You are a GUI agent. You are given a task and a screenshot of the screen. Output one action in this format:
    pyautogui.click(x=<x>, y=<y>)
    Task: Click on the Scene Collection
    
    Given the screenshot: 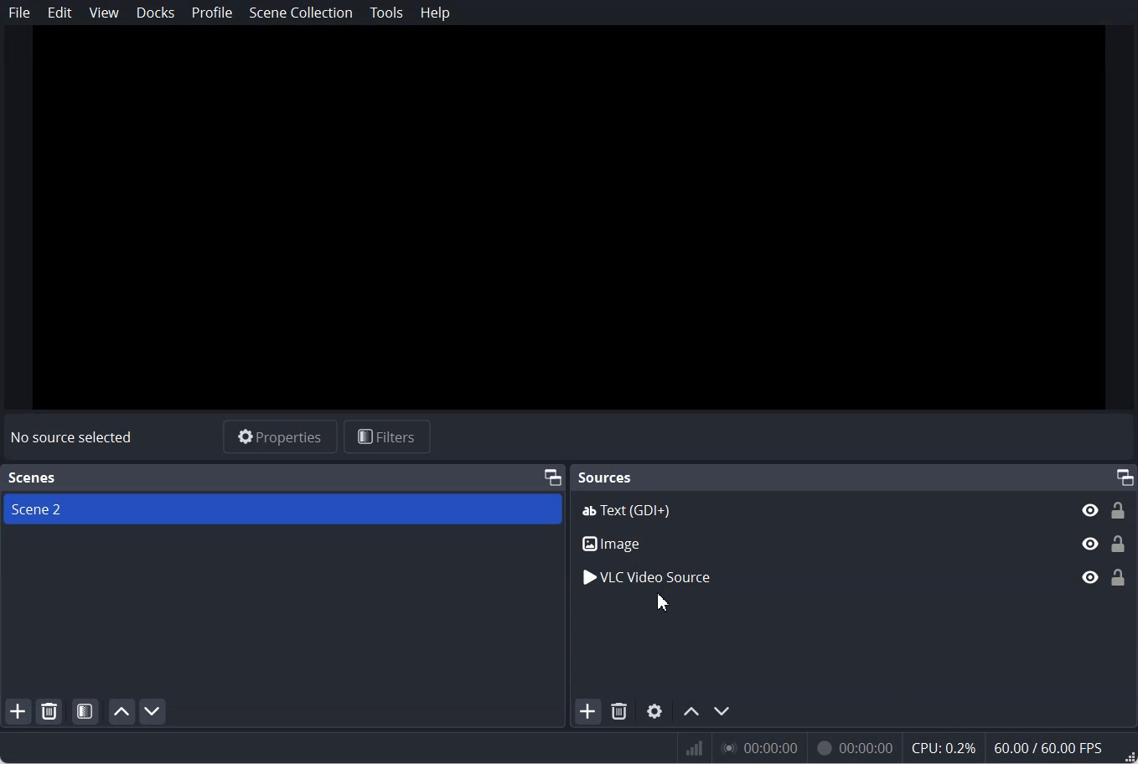 What is the action you would take?
    pyautogui.click(x=302, y=12)
    